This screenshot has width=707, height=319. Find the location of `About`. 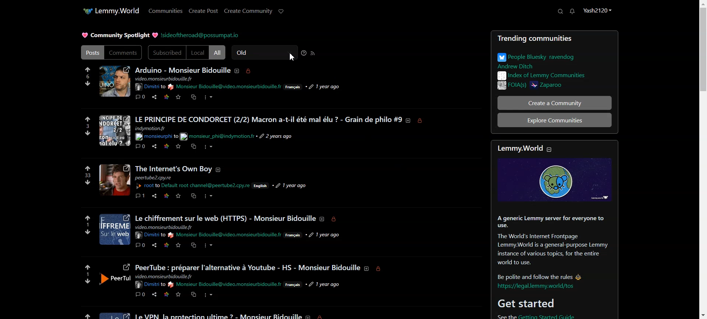

About is located at coordinates (237, 71).